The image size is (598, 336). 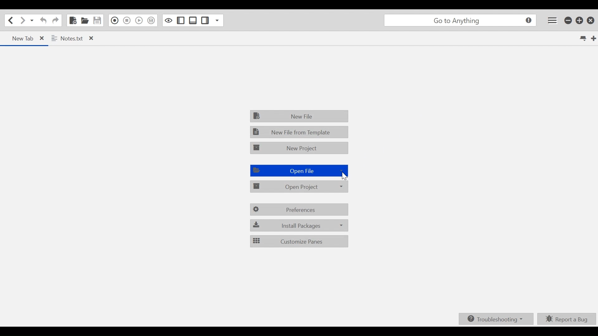 I want to click on Save Macro to Toolbox as Superscript, so click(x=152, y=20).